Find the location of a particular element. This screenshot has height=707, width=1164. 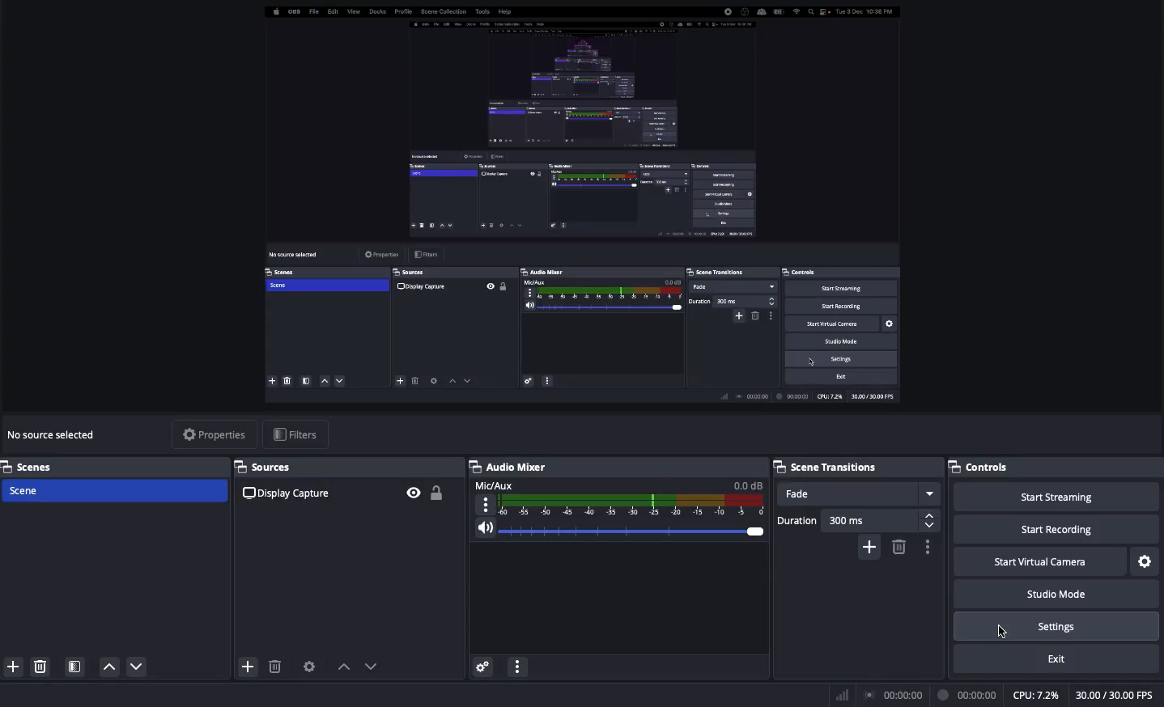

Settings is located at coordinates (1146, 560).